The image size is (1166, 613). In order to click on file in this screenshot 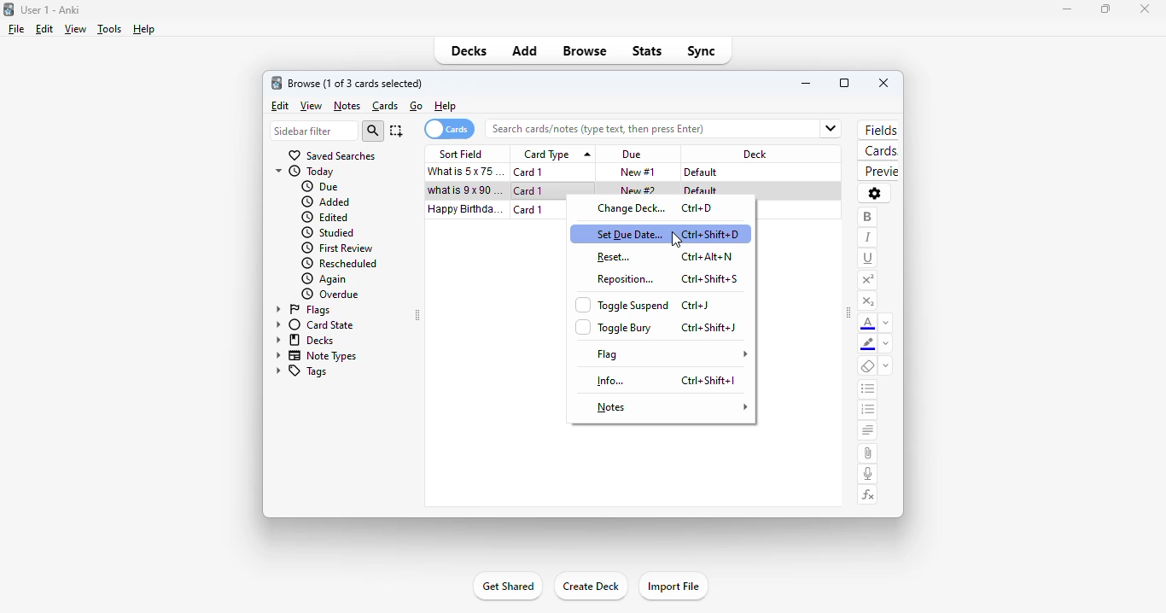, I will do `click(16, 29)`.